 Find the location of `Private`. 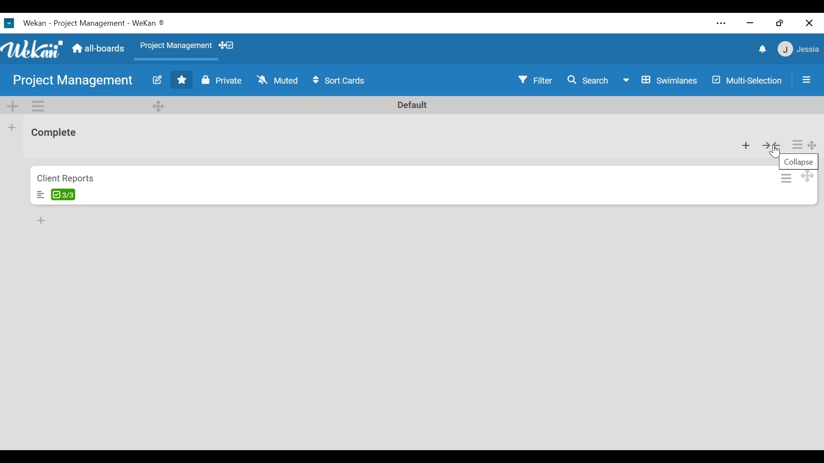

Private is located at coordinates (222, 79).